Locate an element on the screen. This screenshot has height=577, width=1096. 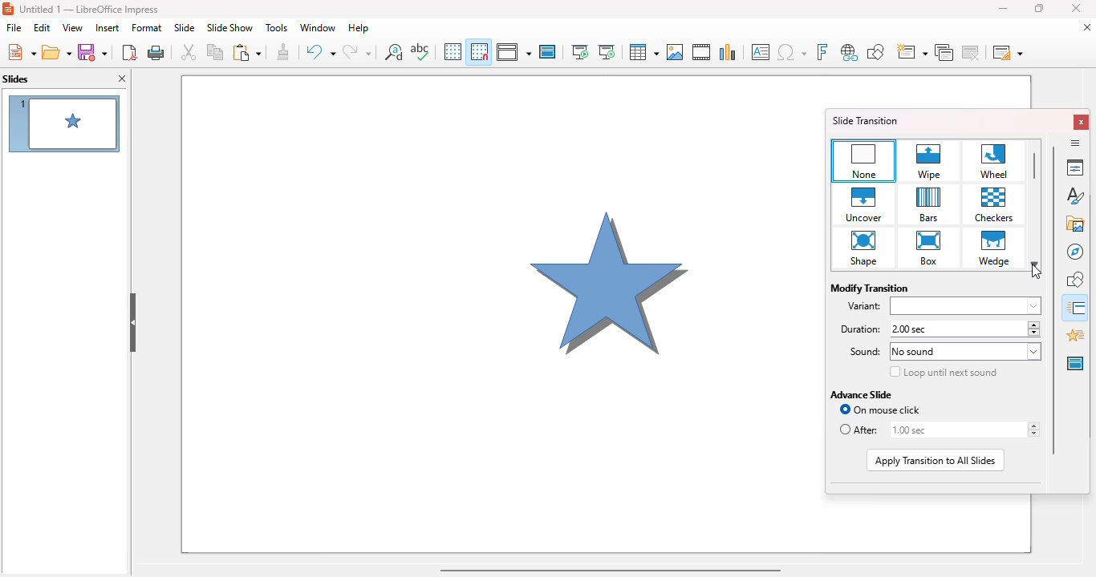
on mouse click is located at coordinates (878, 410).